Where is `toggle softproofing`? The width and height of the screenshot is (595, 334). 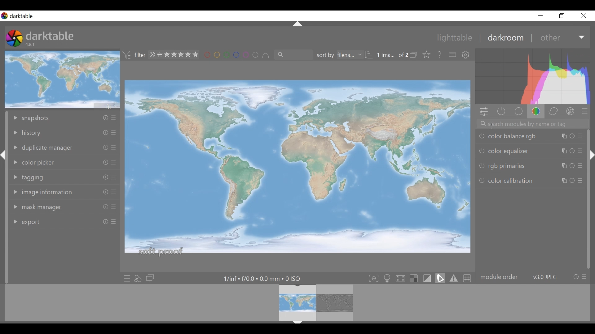 toggle softproofing is located at coordinates (441, 278).